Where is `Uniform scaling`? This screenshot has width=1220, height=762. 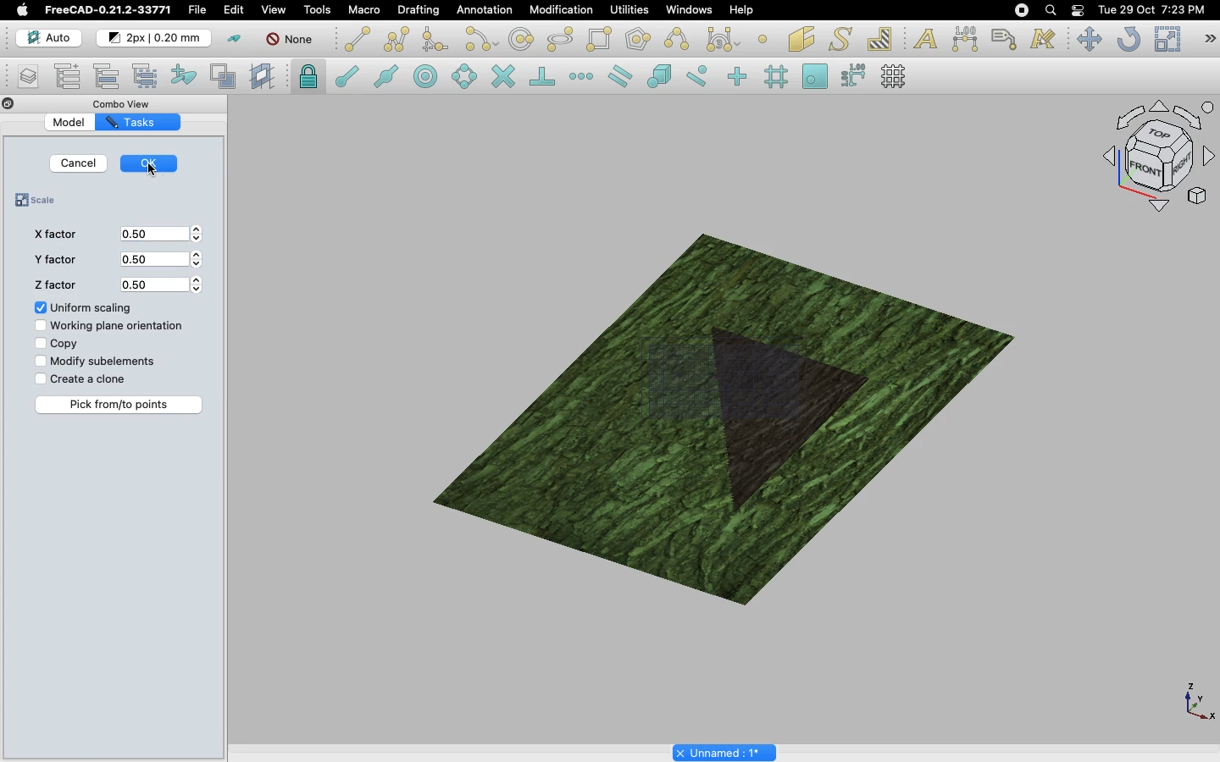
Uniform scaling is located at coordinates (84, 308).